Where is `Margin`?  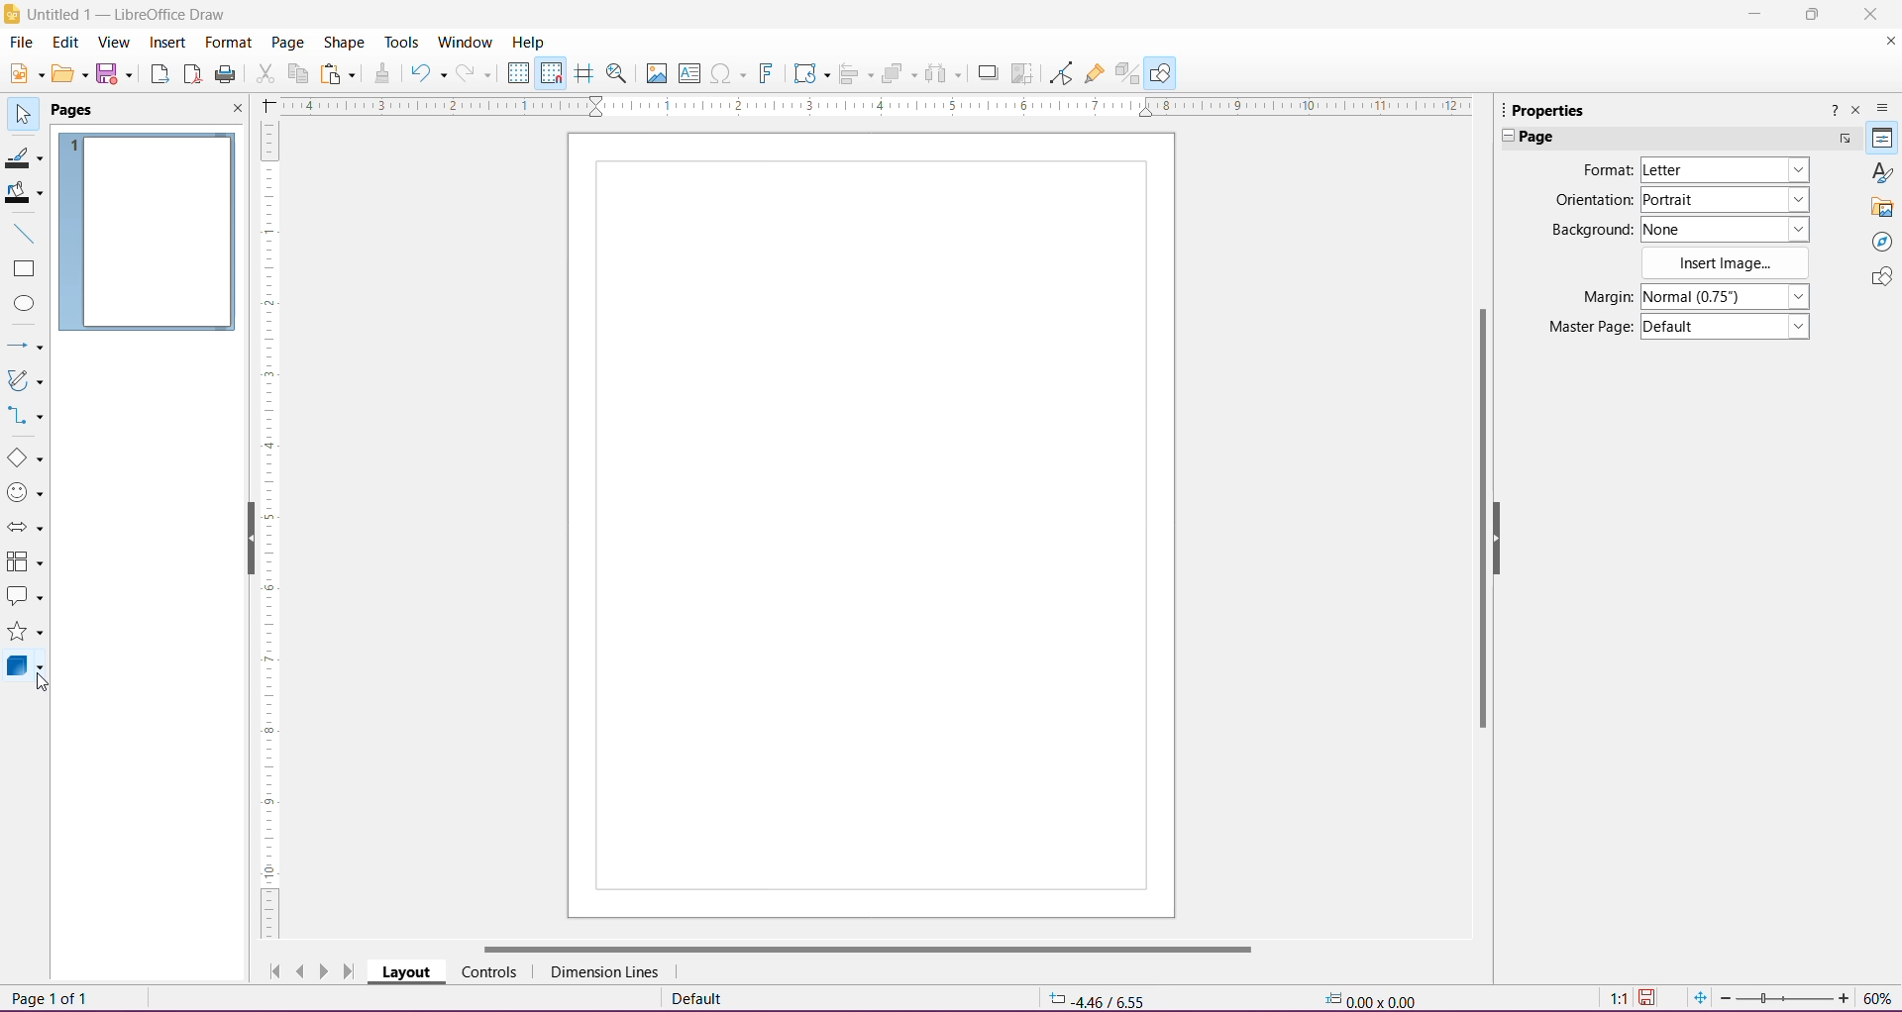 Margin is located at coordinates (1602, 297).